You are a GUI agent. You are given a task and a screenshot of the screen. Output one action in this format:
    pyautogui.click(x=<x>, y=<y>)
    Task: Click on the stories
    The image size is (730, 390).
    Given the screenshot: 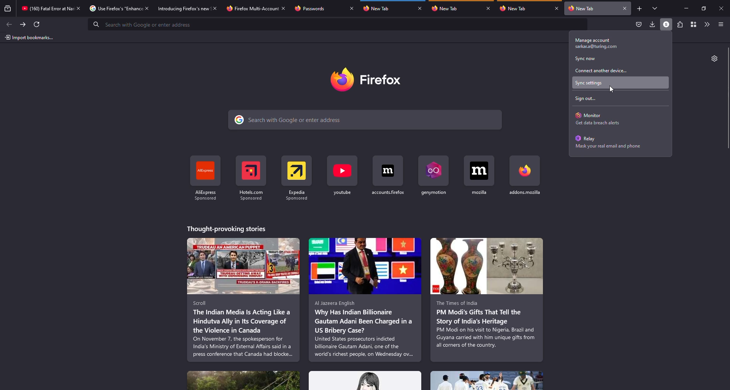 What is the action you would take?
    pyautogui.click(x=365, y=380)
    